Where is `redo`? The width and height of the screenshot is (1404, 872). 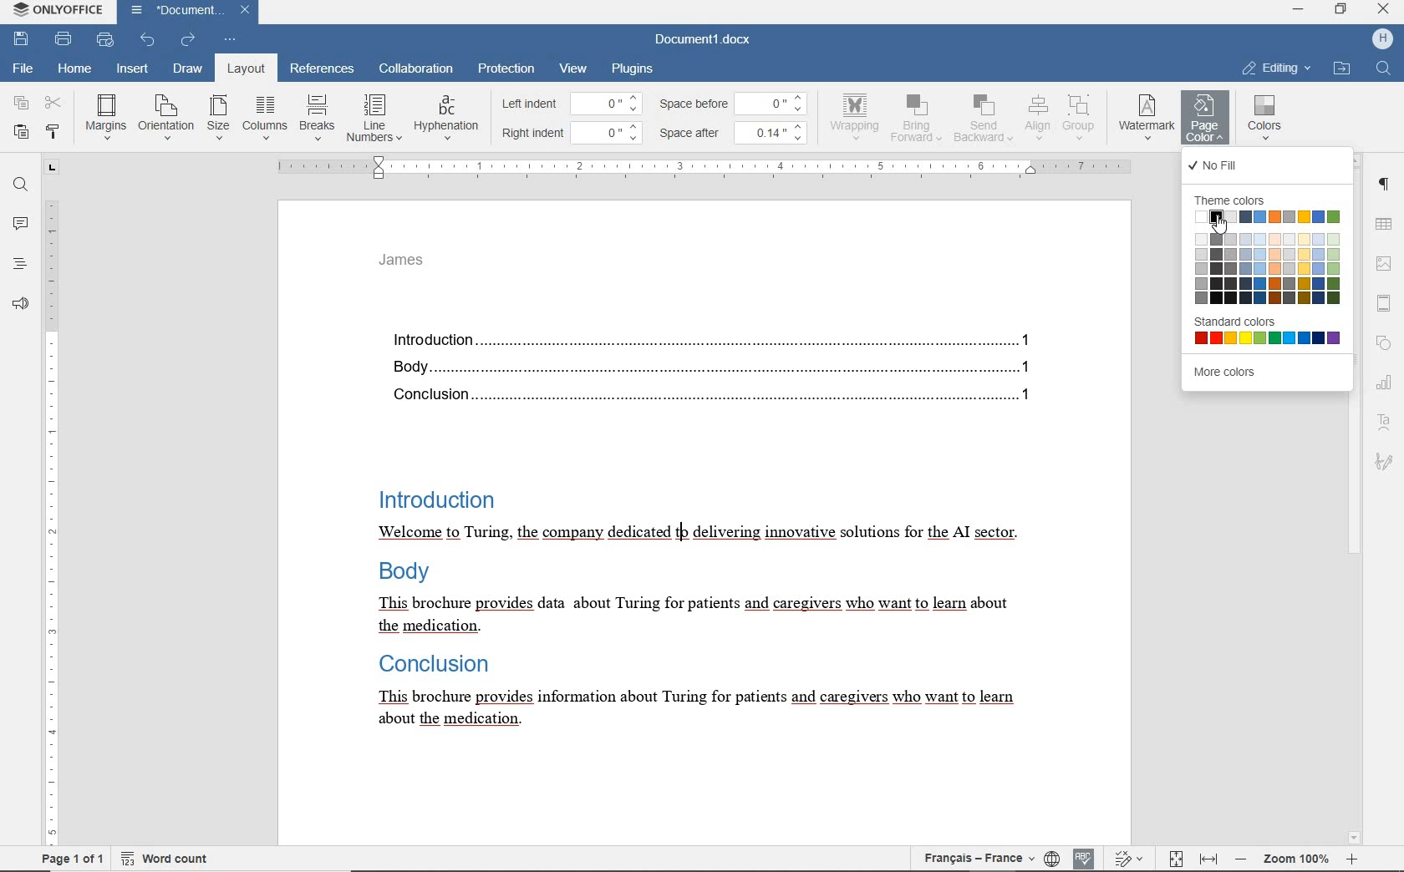 redo is located at coordinates (187, 40).